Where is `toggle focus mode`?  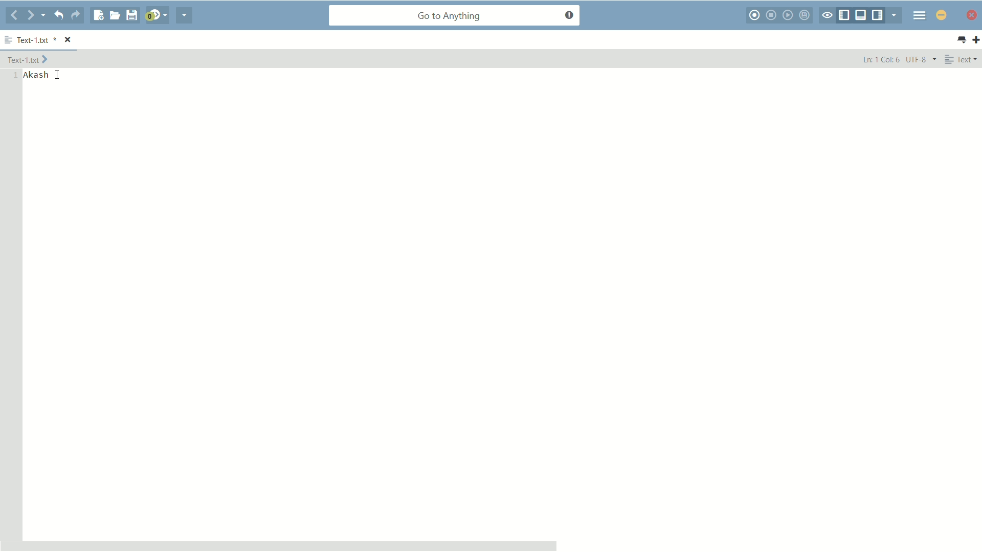
toggle focus mode is located at coordinates (827, 16).